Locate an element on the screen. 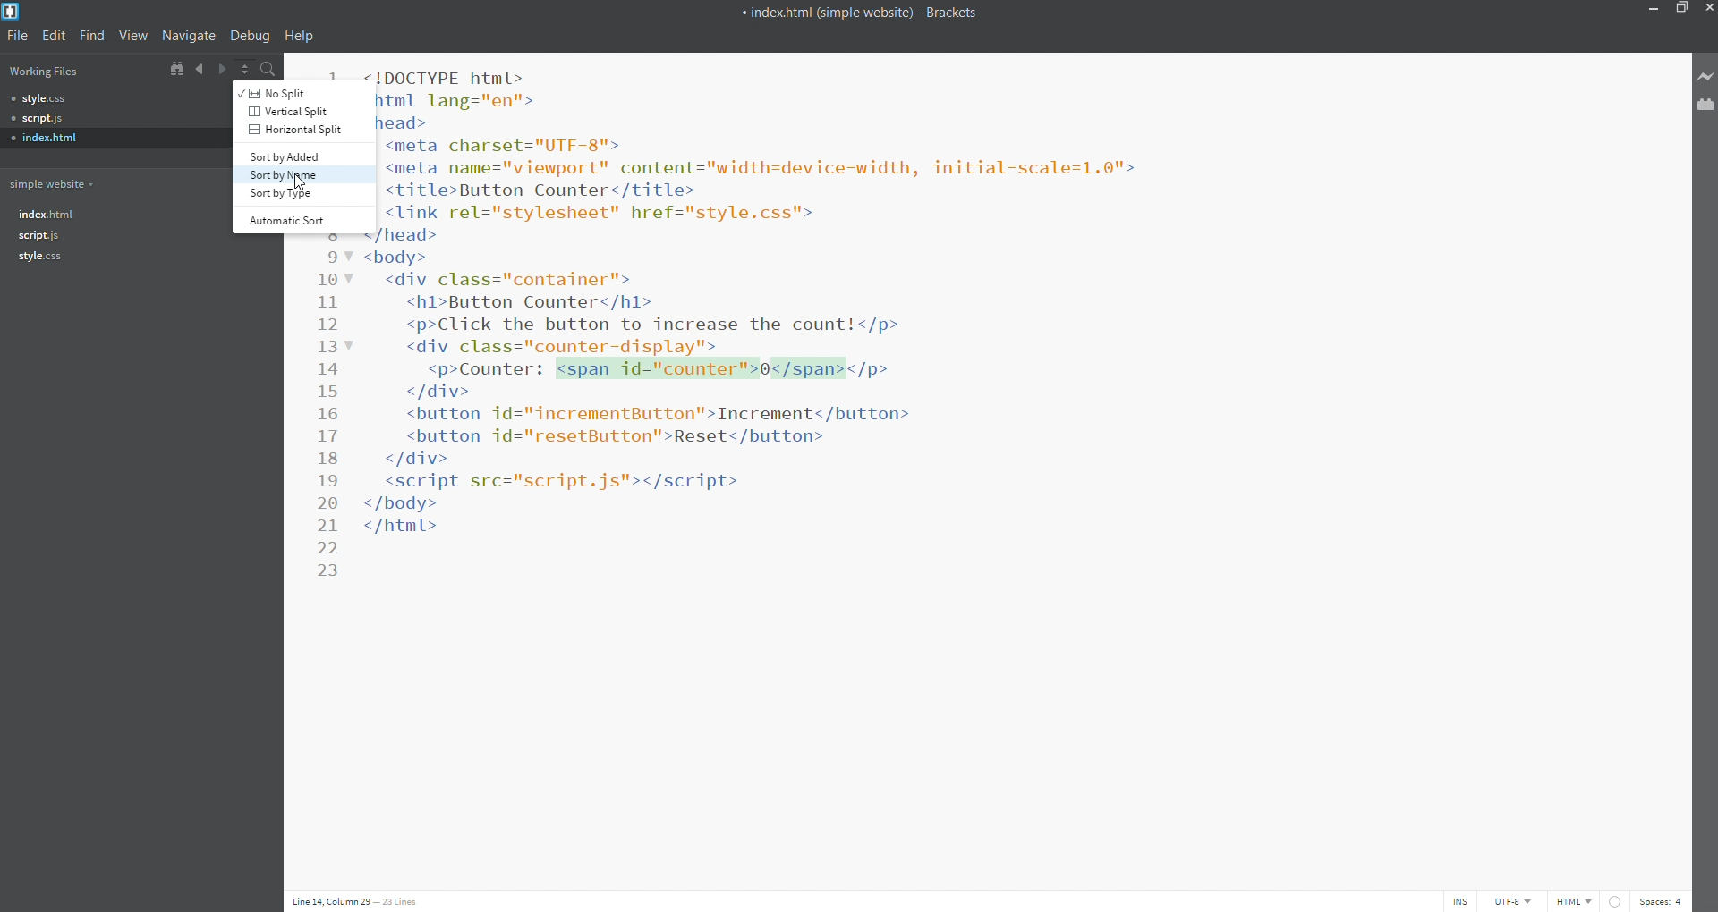  automatic sort is located at coordinates (286, 219).